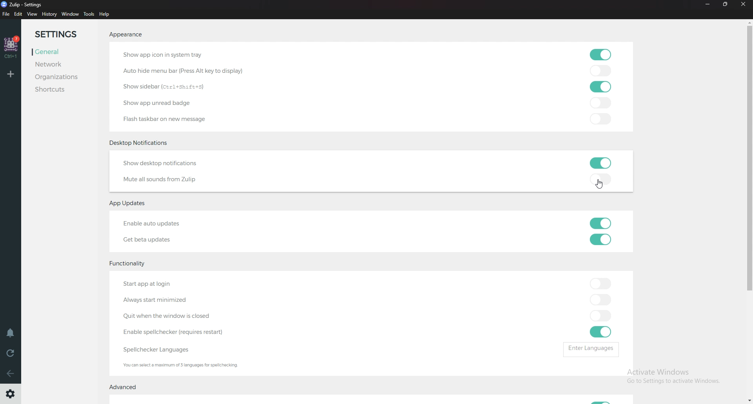 This screenshot has width=753, height=404. I want to click on History, so click(49, 14).